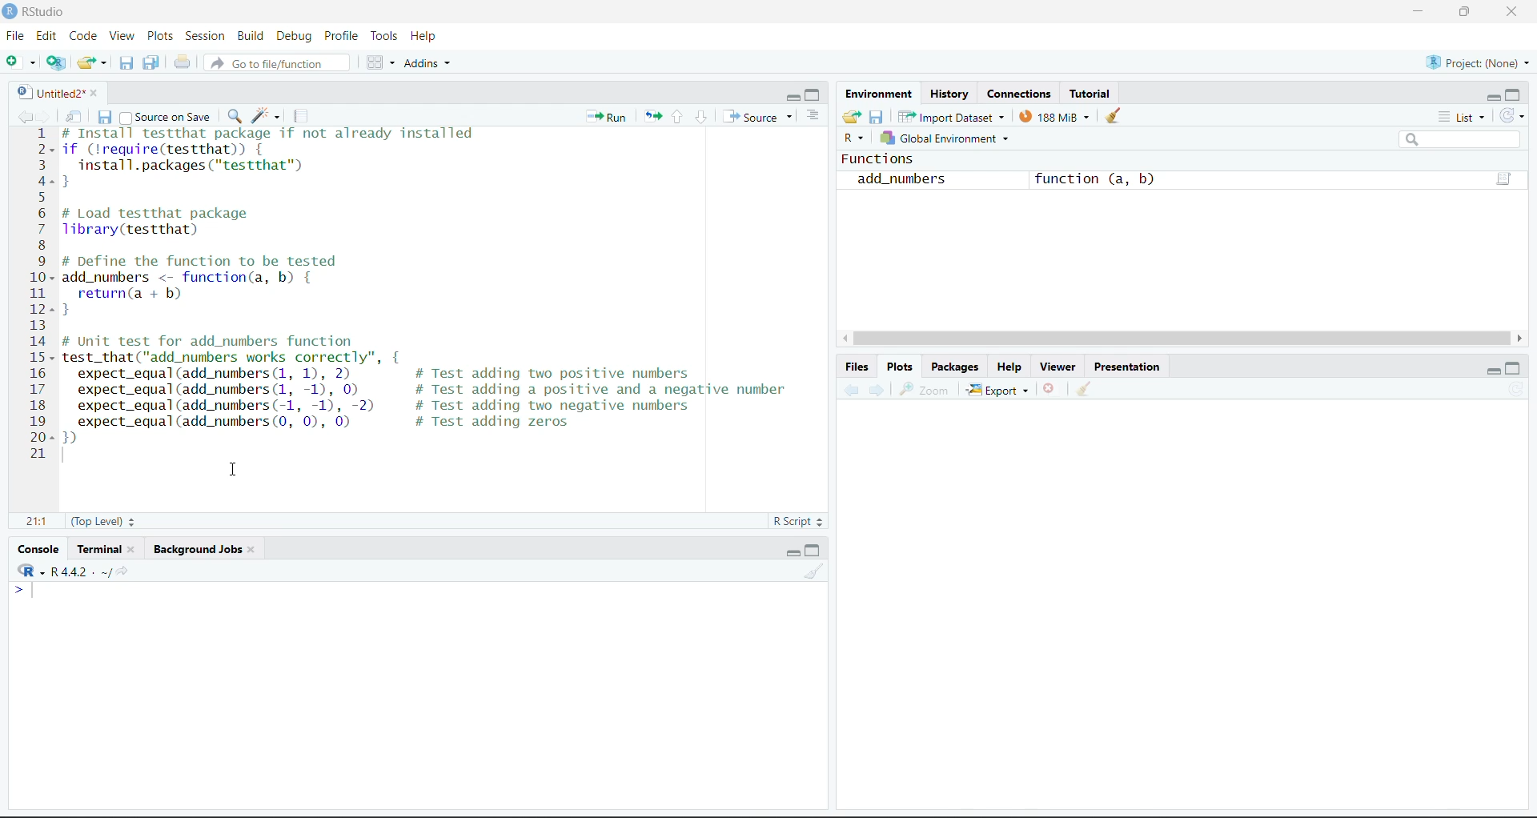  Describe the element at coordinates (1114, 116) in the screenshot. I see `clear` at that location.